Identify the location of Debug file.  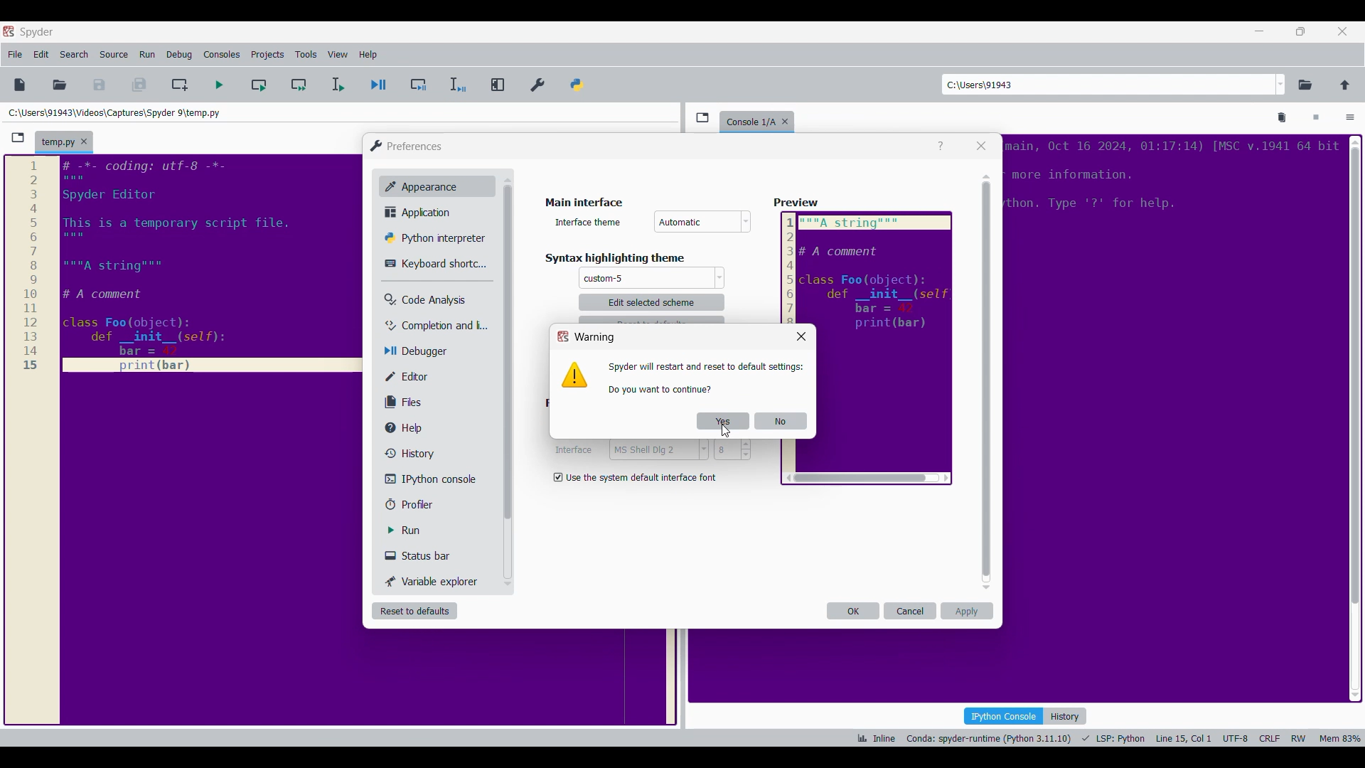
(378, 85).